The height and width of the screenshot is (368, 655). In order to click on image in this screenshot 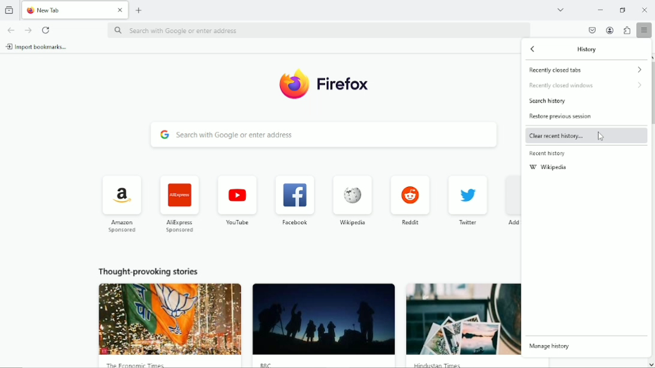, I will do `click(323, 319)`.